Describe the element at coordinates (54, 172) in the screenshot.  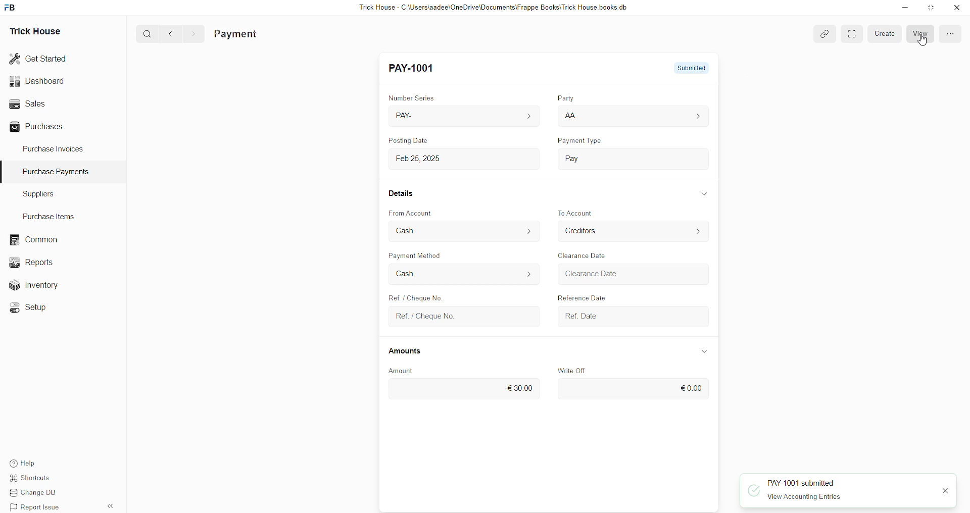
I see `Purchase PaymenTS` at that location.